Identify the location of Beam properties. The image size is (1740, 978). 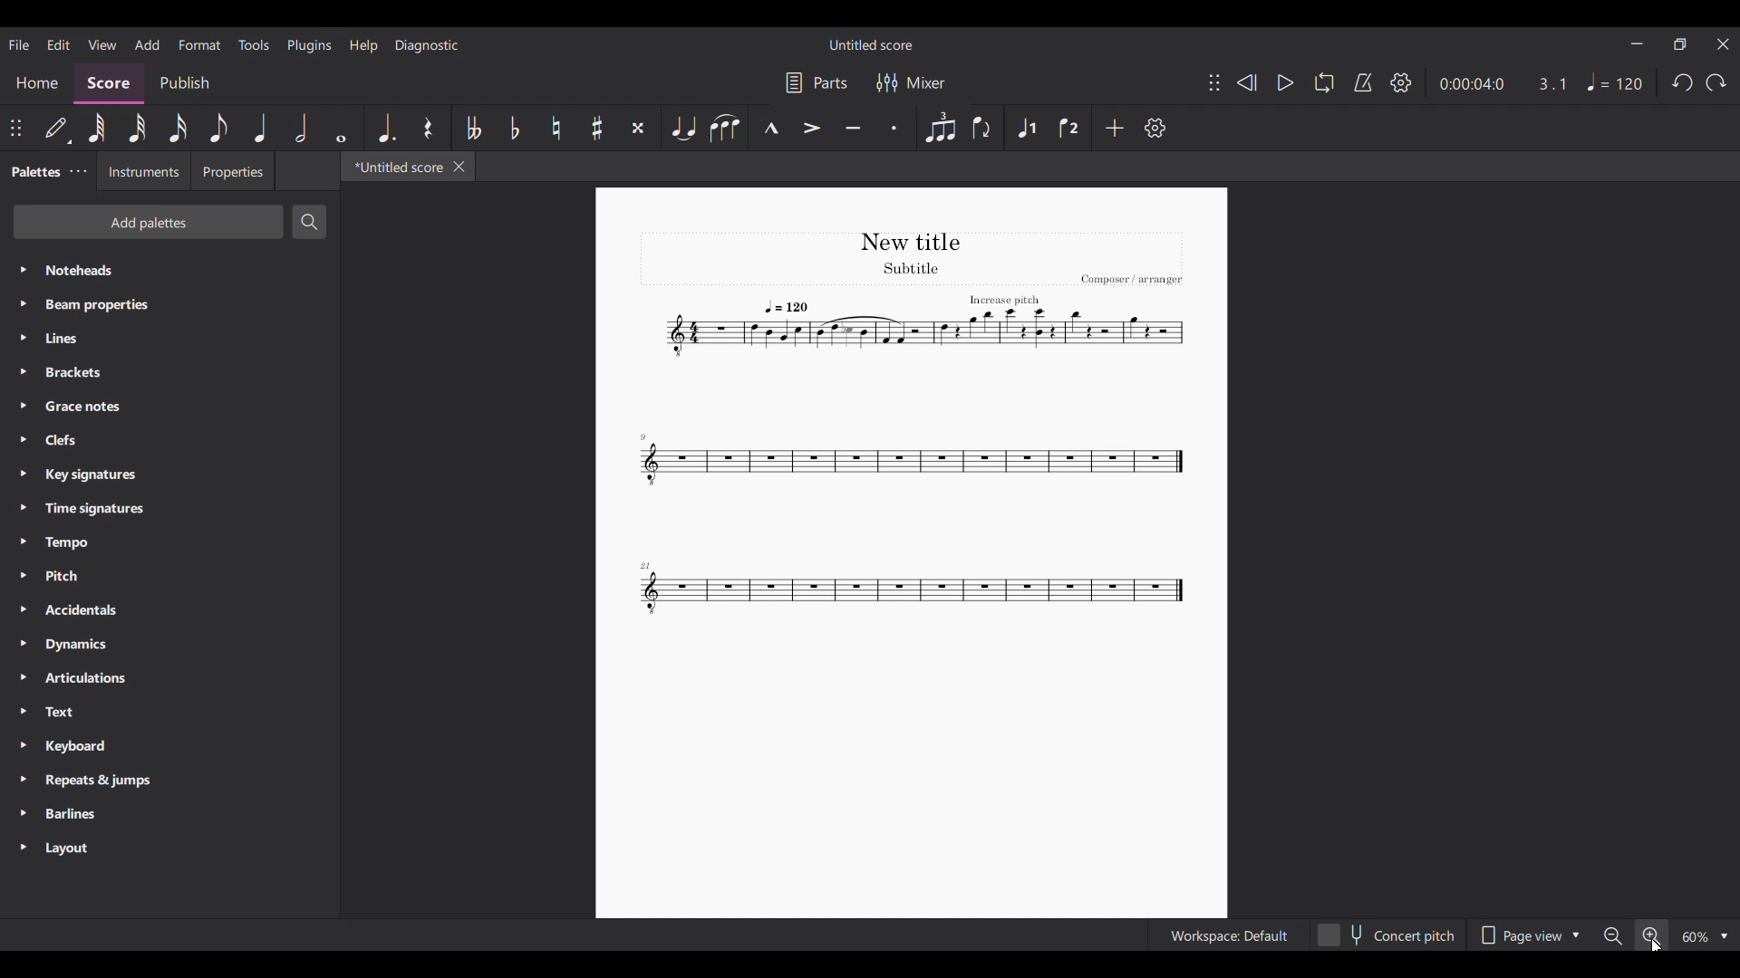
(169, 305).